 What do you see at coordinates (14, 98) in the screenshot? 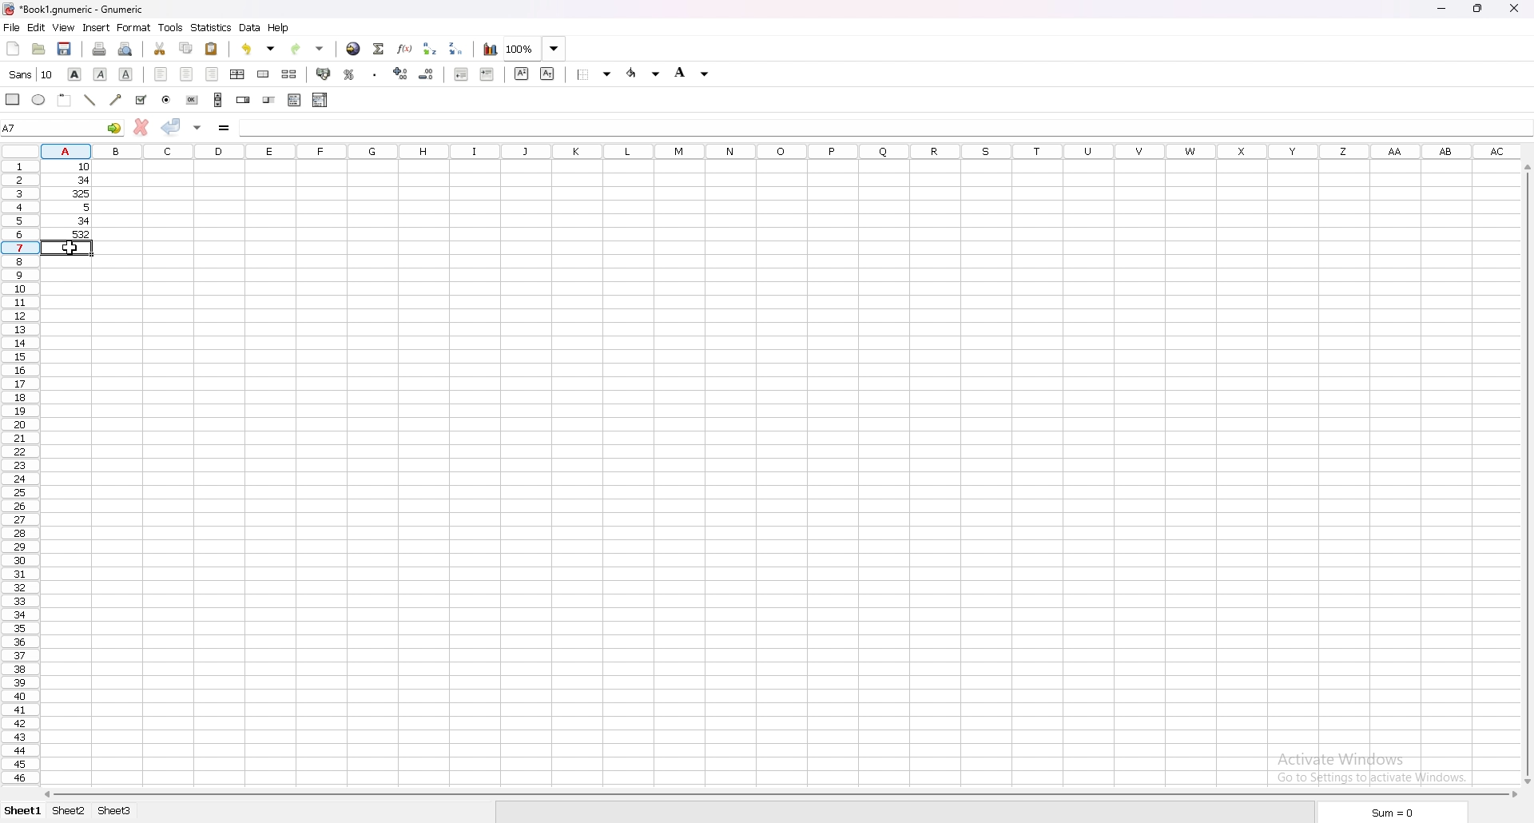
I see `rectangle` at bounding box center [14, 98].